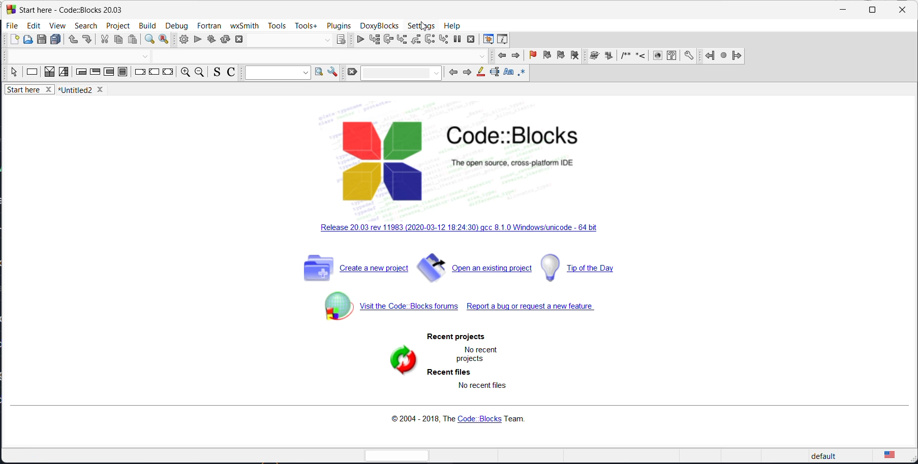 This screenshot has height=464, width=918. Describe the element at coordinates (306, 26) in the screenshot. I see `tools plus` at that location.